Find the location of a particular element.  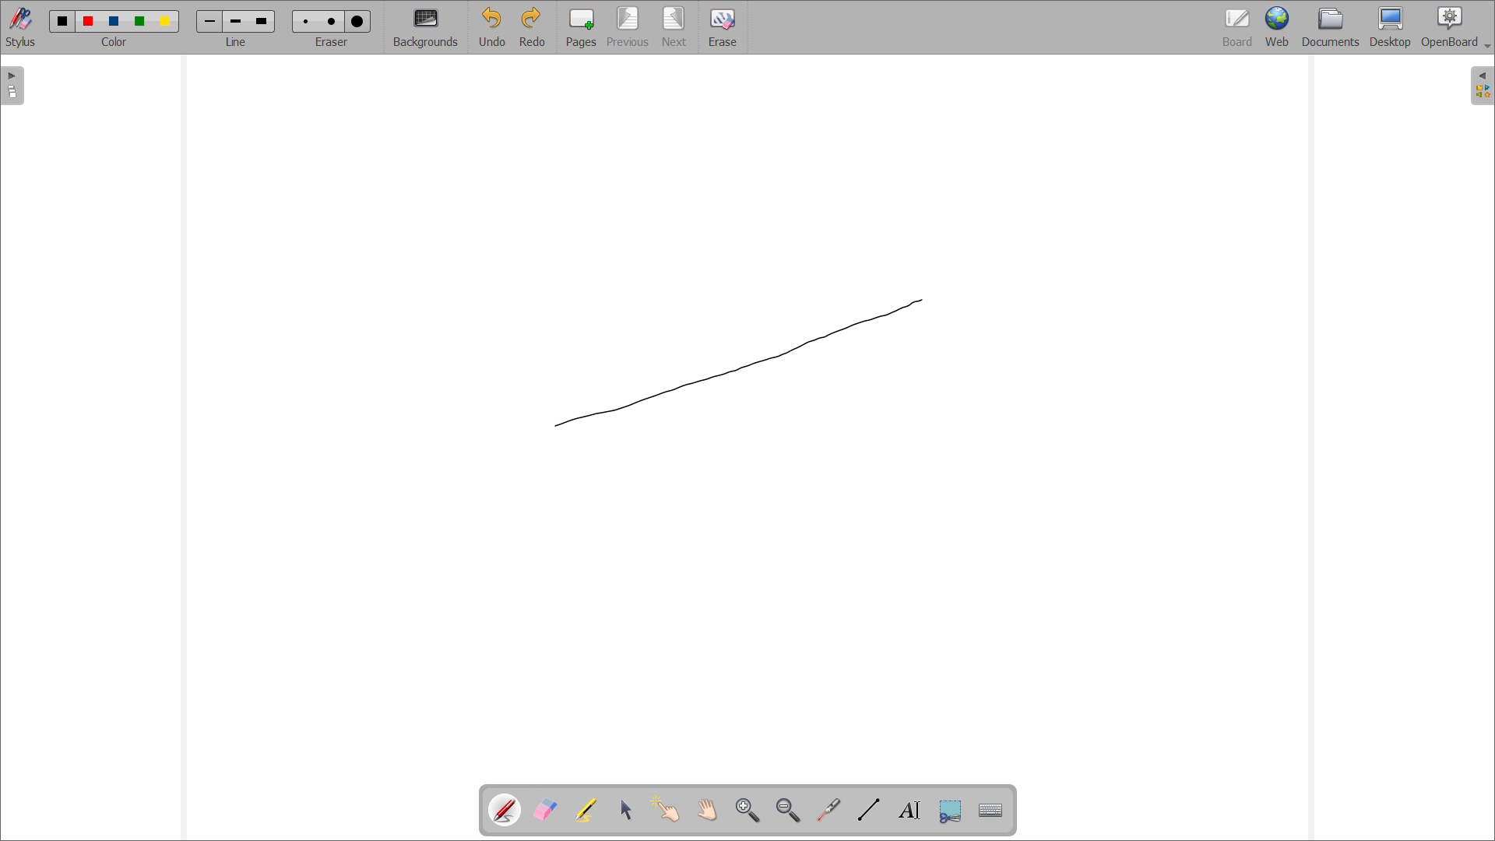

documents is located at coordinates (1331, 28).